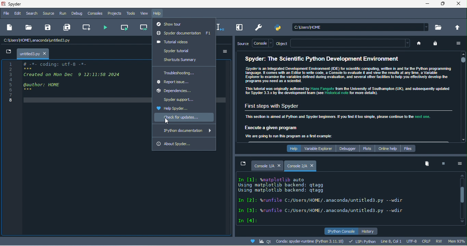  What do you see at coordinates (160, 13) in the screenshot?
I see `help` at bounding box center [160, 13].